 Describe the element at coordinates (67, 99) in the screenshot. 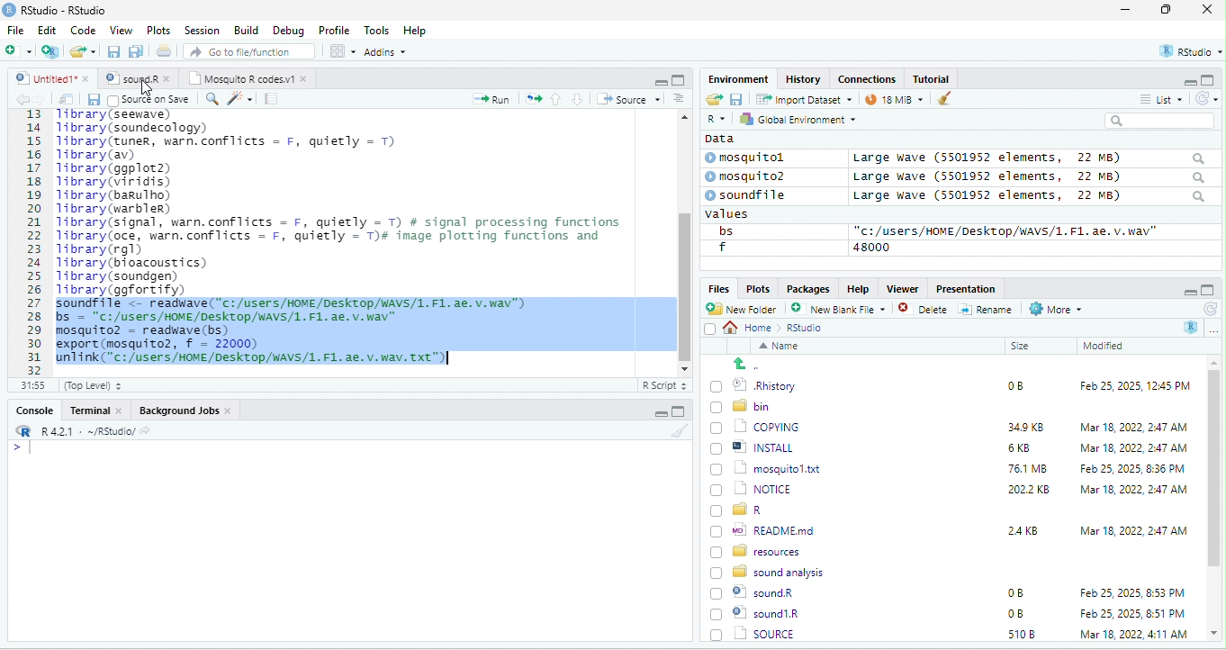

I see `open` at that location.